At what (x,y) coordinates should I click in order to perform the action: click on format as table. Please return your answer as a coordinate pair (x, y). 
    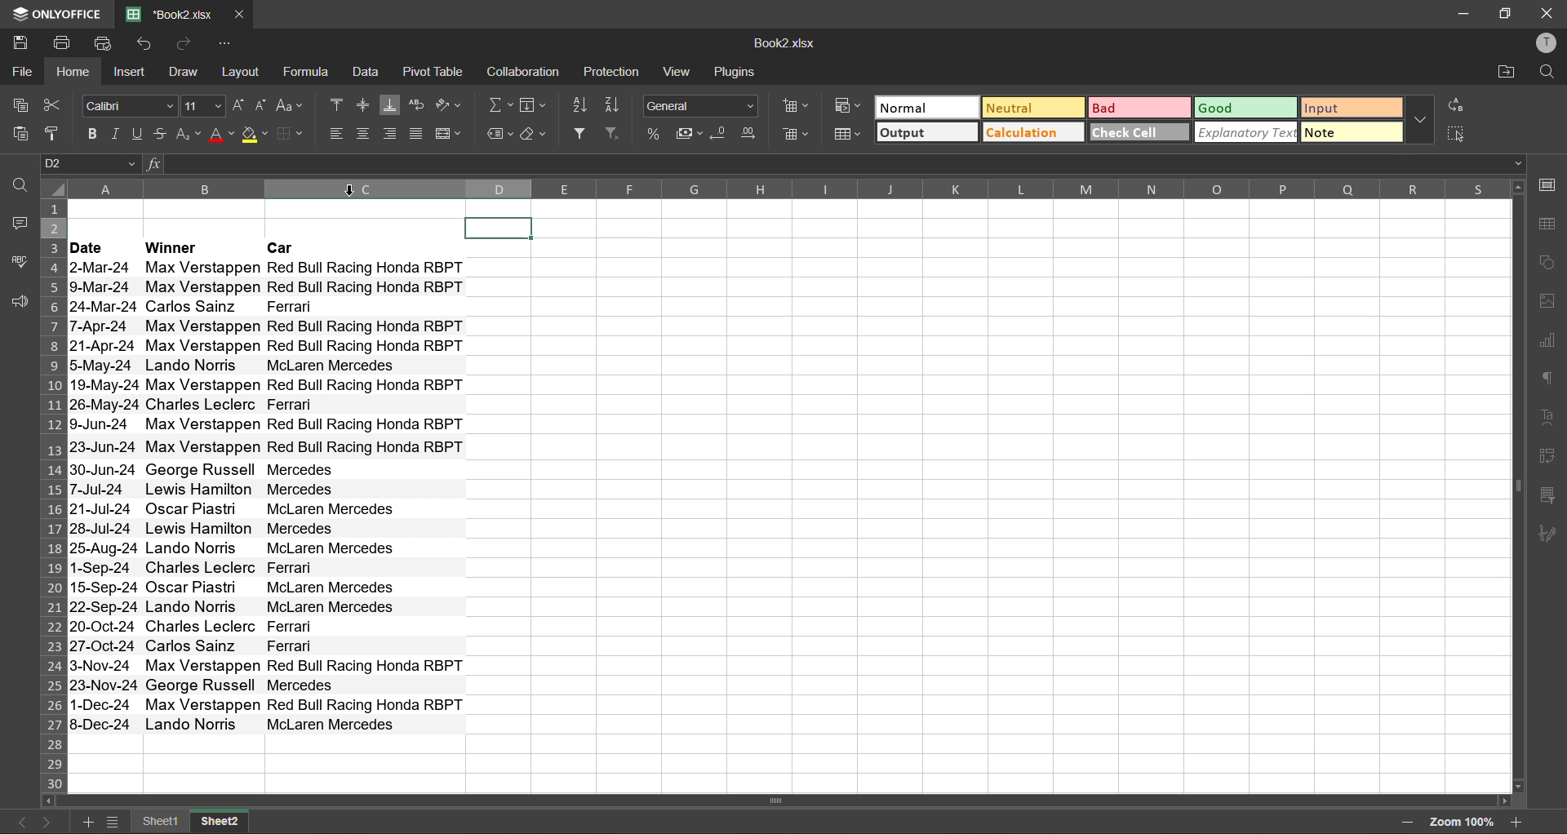
    Looking at the image, I should click on (847, 136).